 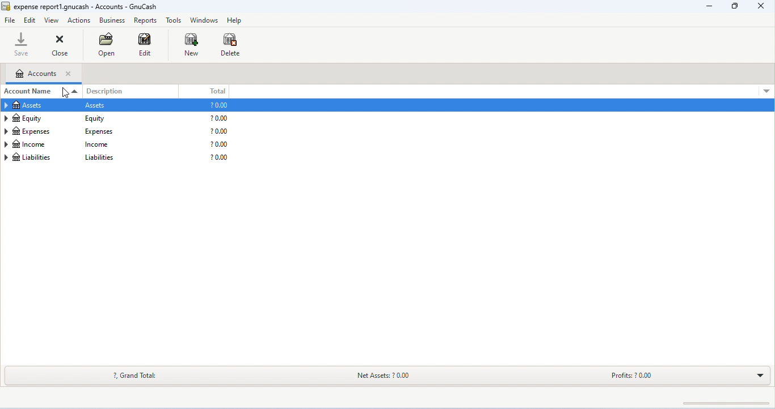 What do you see at coordinates (100, 144) in the screenshot?
I see `income description` at bounding box center [100, 144].